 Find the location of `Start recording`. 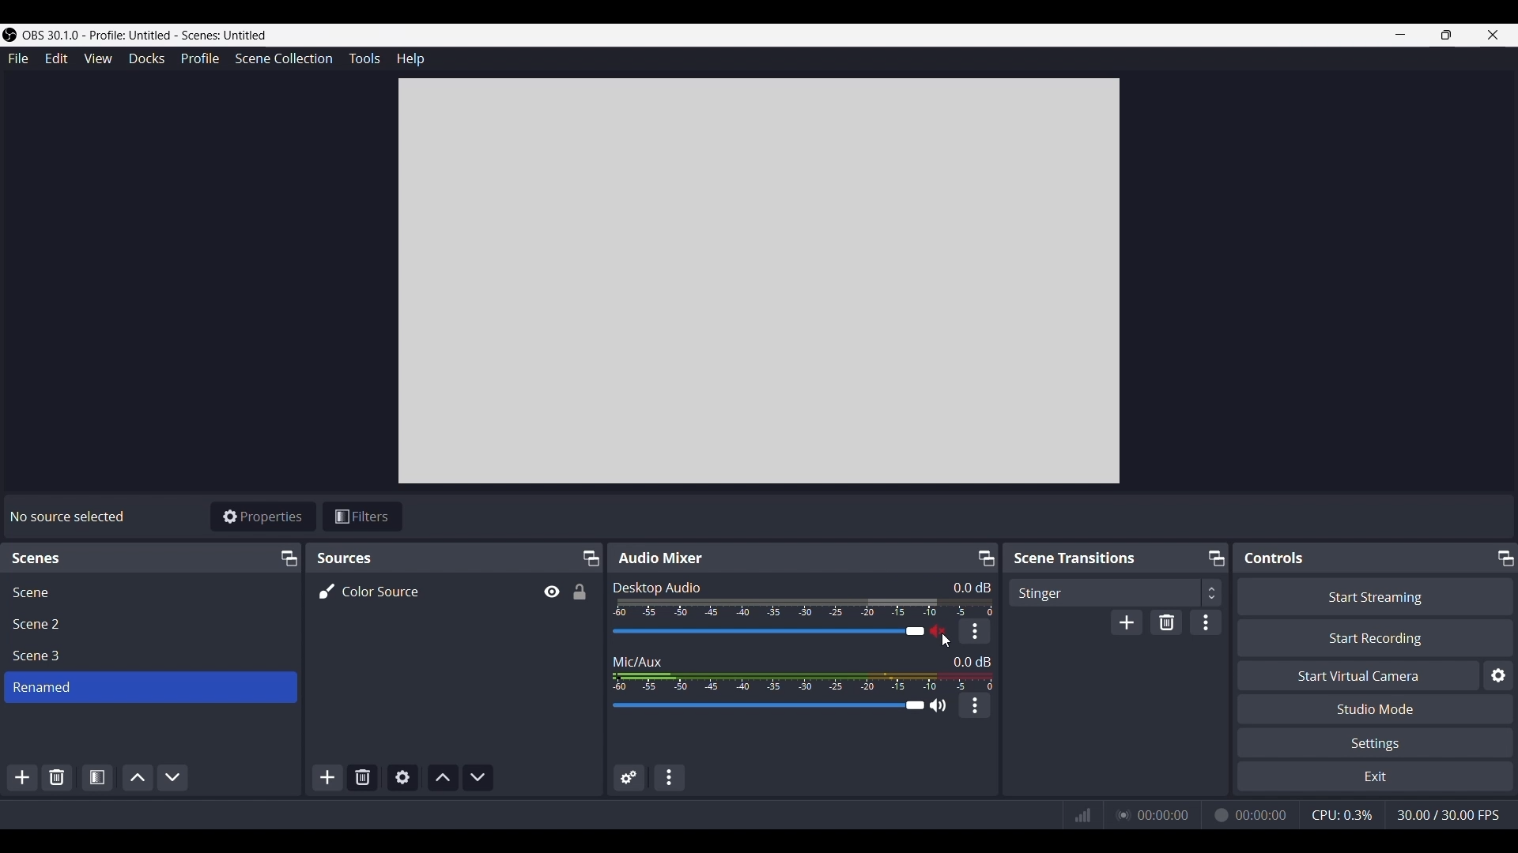

Start recording is located at coordinates (1375, 638).